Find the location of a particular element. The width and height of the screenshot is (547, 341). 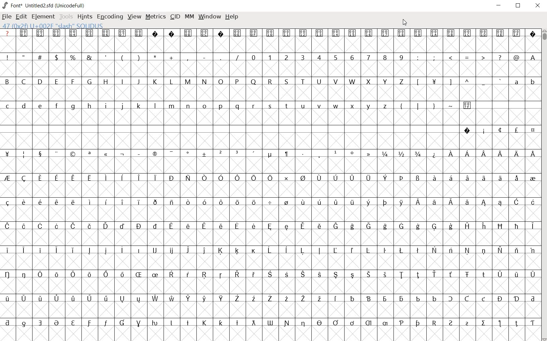

empty cells is located at coordinates (270, 310).